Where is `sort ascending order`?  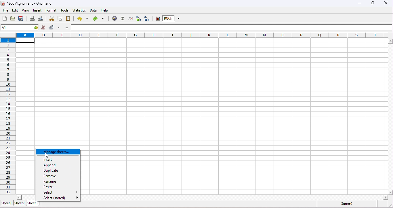 sort ascending order is located at coordinates (138, 18).